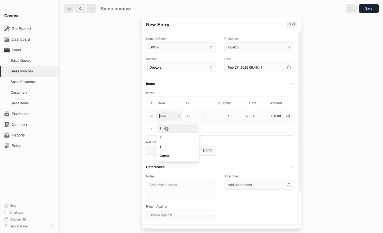  I want to click on Customers, so click(20, 93).